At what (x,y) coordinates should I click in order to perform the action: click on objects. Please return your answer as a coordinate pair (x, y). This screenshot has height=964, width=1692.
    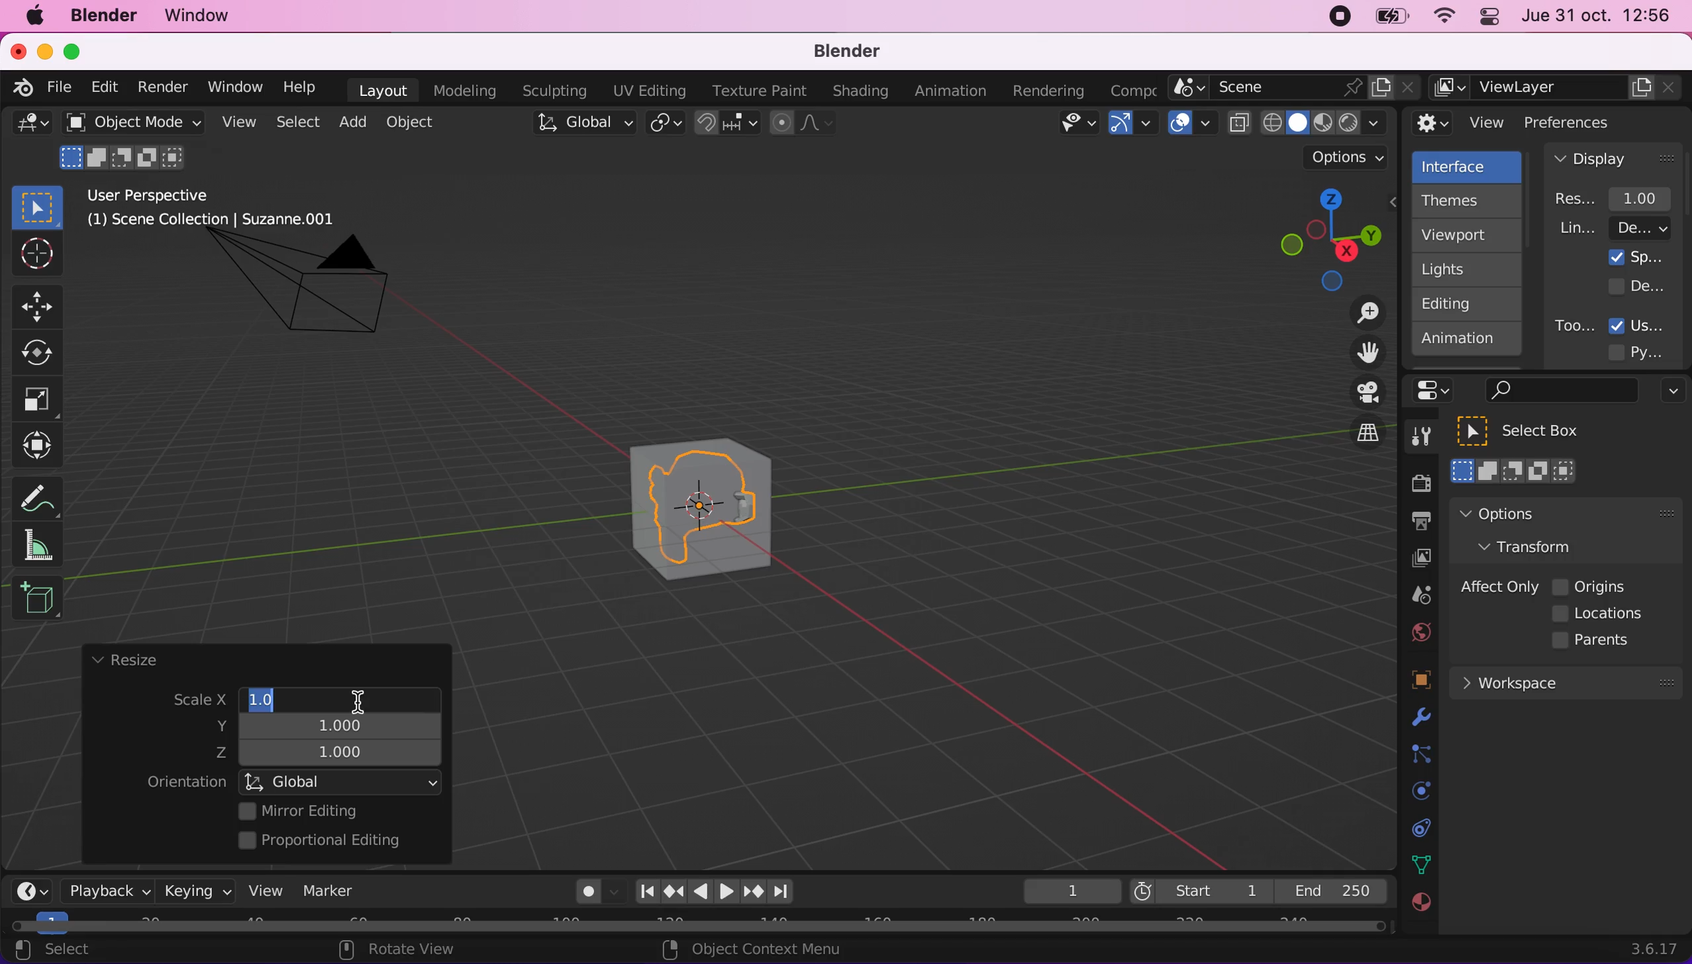
    Looking at the image, I should click on (1405, 681).